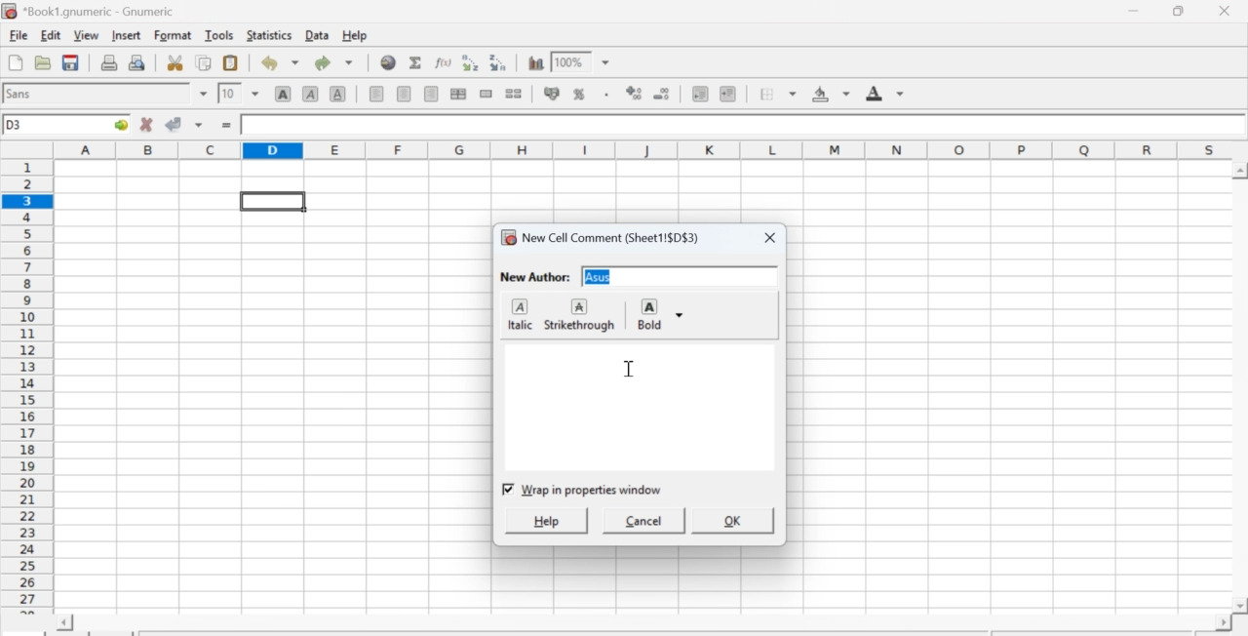  What do you see at coordinates (535, 277) in the screenshot?
I see `New Author:` at bounding box center [535, 277].